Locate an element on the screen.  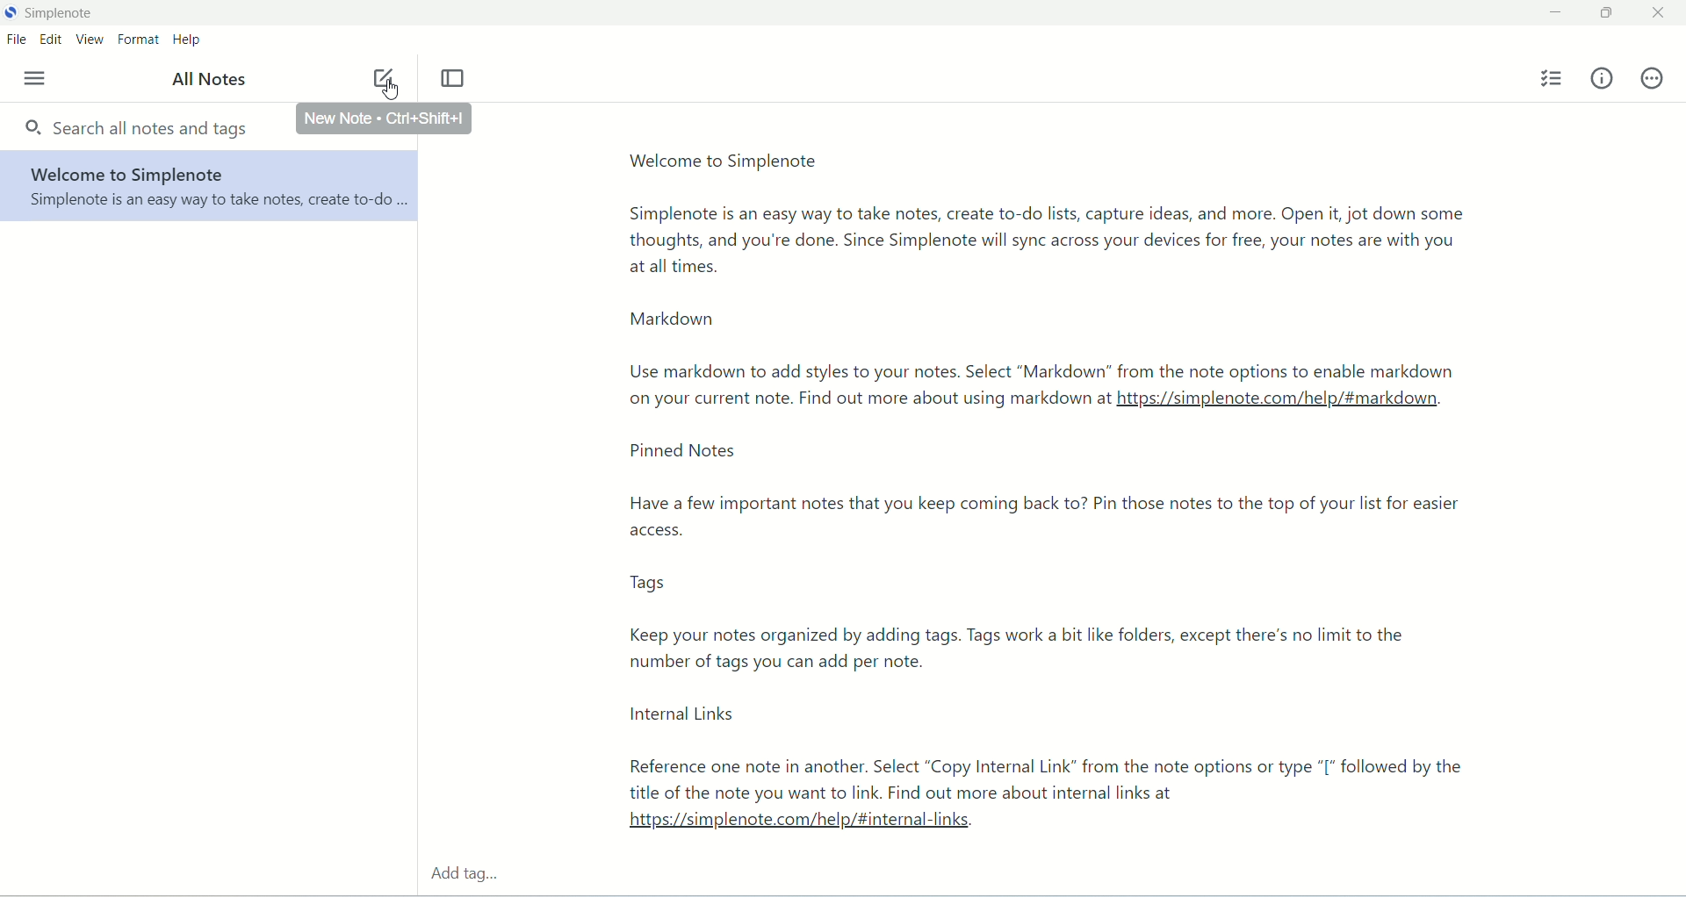
insert checklist is located at coordinates (1551, 79).